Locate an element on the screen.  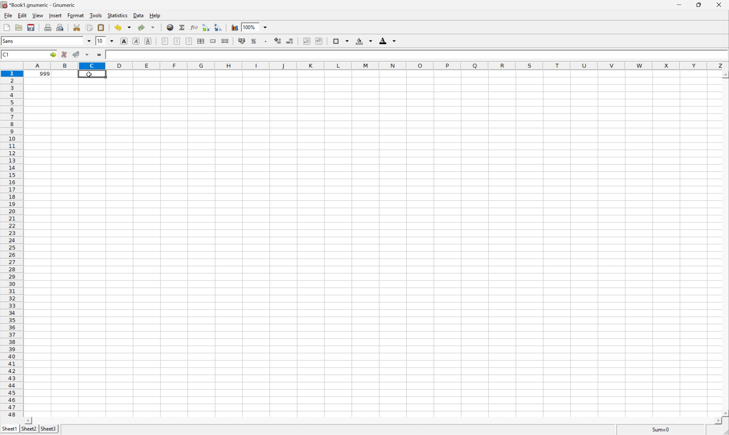
merge a range of cells is located at coordinates (213, 42).